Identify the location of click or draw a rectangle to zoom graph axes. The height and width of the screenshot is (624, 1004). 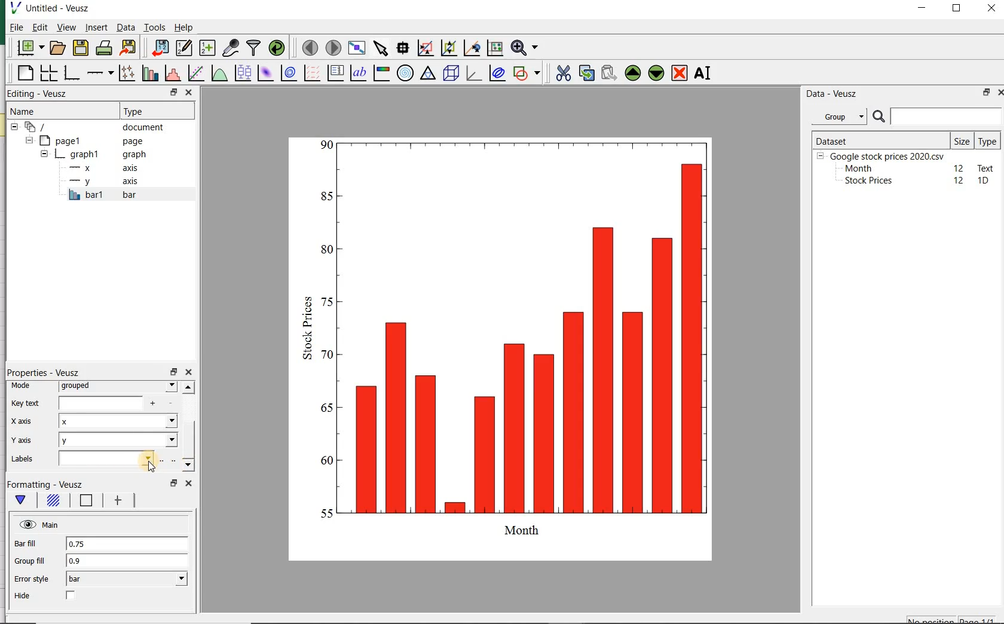
(425, 48).